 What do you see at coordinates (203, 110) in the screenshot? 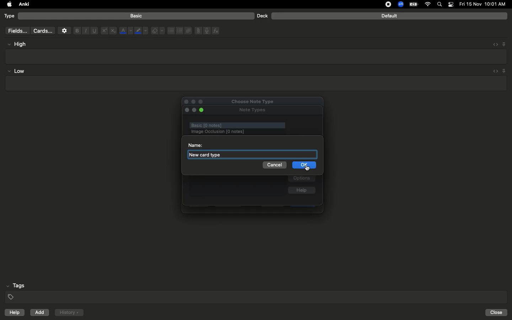
I see `maximize` at bounding box center [203, 110].